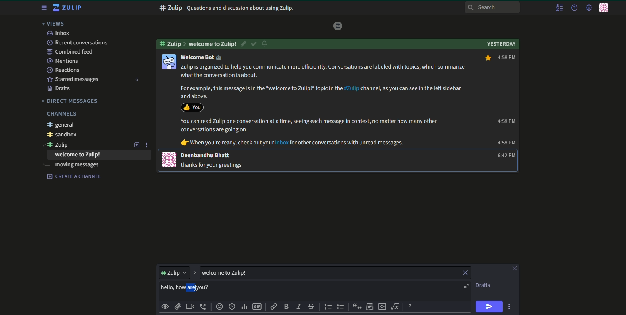  I want to click on #sandbox, so click(65, 135).